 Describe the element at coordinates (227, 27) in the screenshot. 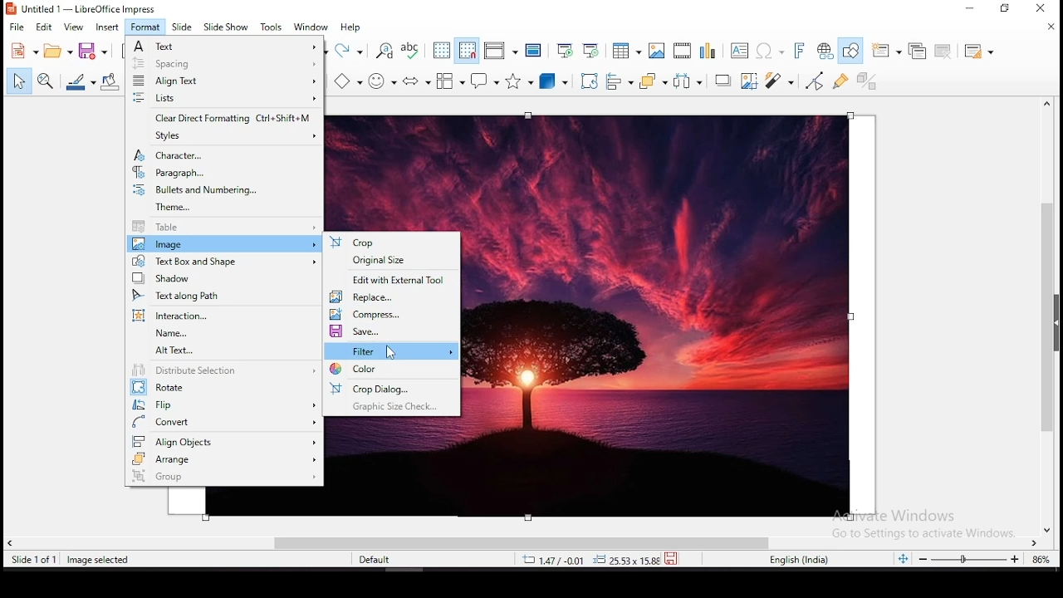

I see `slide show` at that location.